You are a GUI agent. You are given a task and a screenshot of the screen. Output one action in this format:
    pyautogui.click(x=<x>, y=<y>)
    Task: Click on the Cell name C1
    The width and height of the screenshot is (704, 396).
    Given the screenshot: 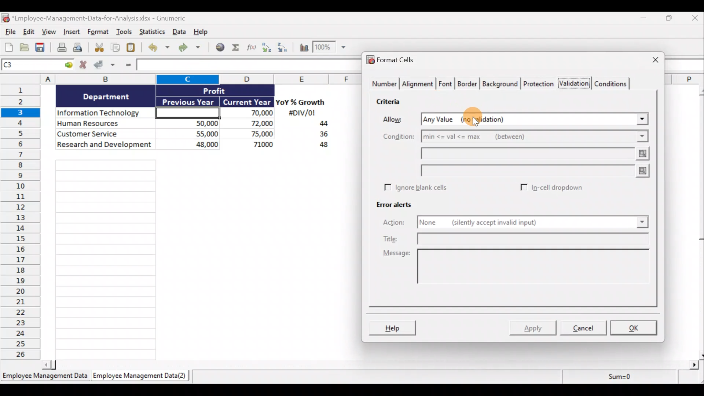 What is the action you would take?
    pyautogui.click(x=31, y=66)
    